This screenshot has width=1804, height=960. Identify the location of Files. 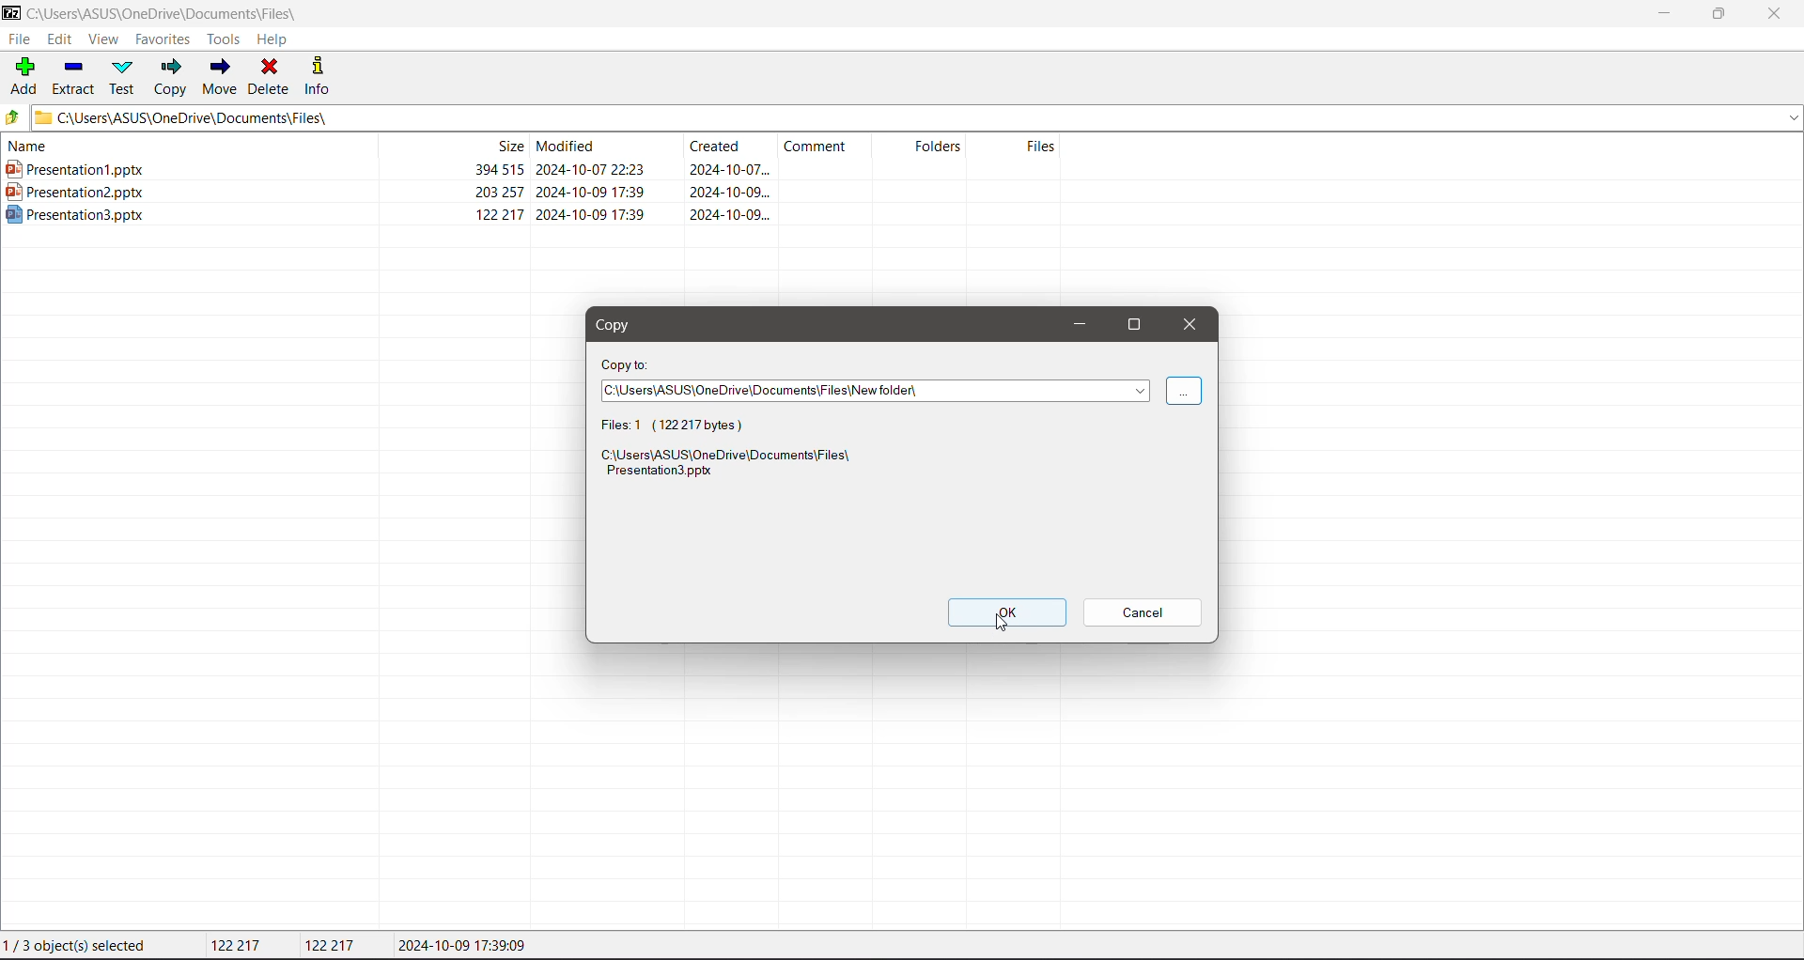
(1021, 147).